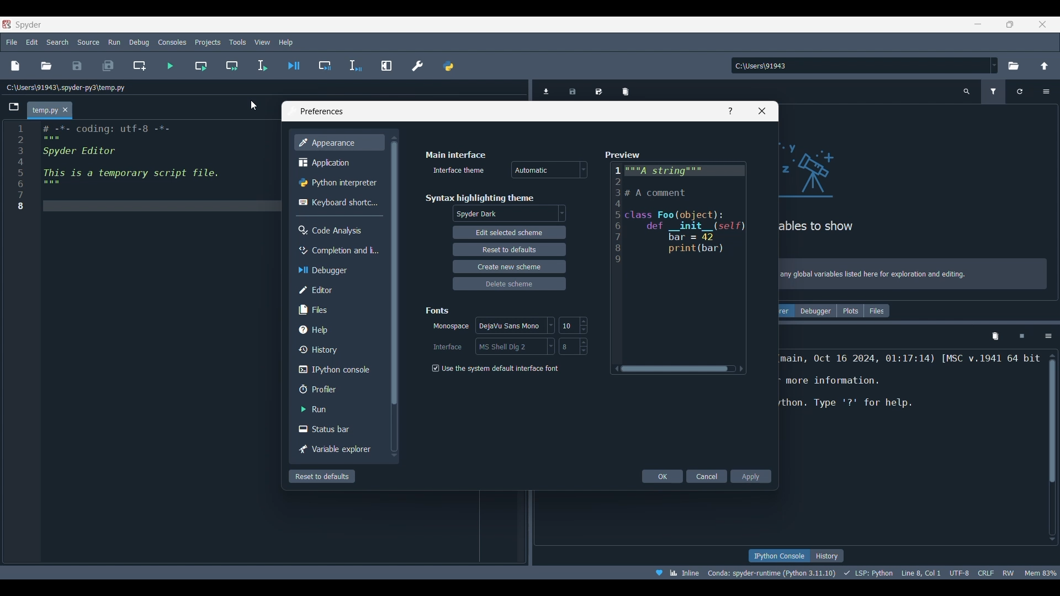  What do you see at coordinates (994, 65) in the screenshot?
I see `Location options ` at bounding box center [994, 65].